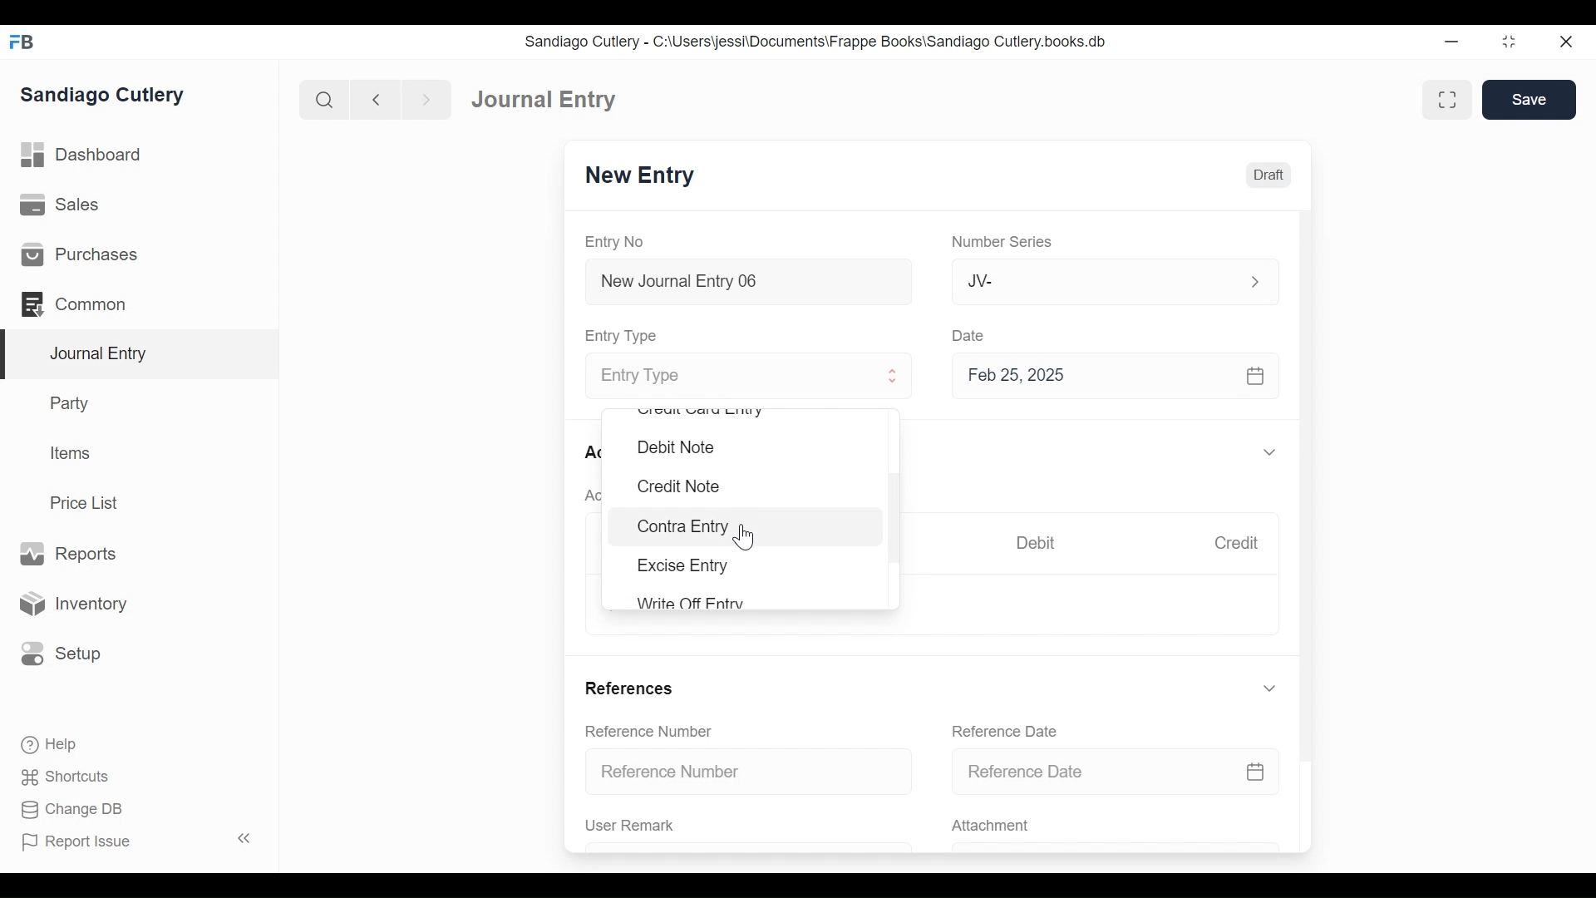 The width and height of the screenshot is (1596, 898). Describe the element at coordinates (1096, 279) in the screenshot. I see `JV-` at that location.